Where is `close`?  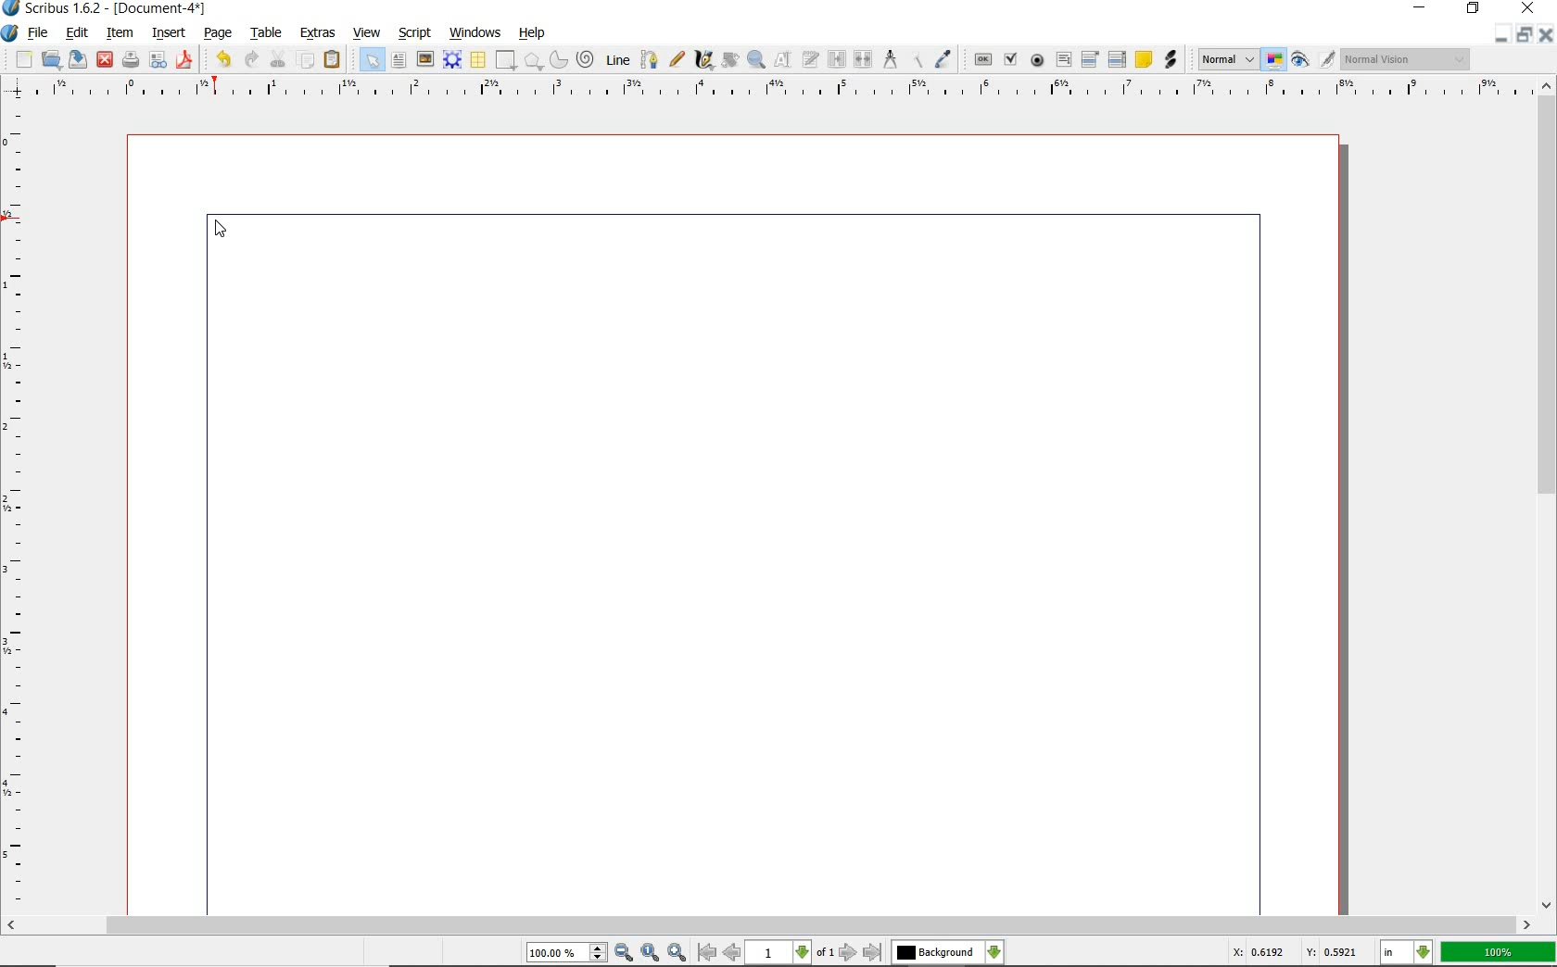
close is located at coordinates (105, 60).